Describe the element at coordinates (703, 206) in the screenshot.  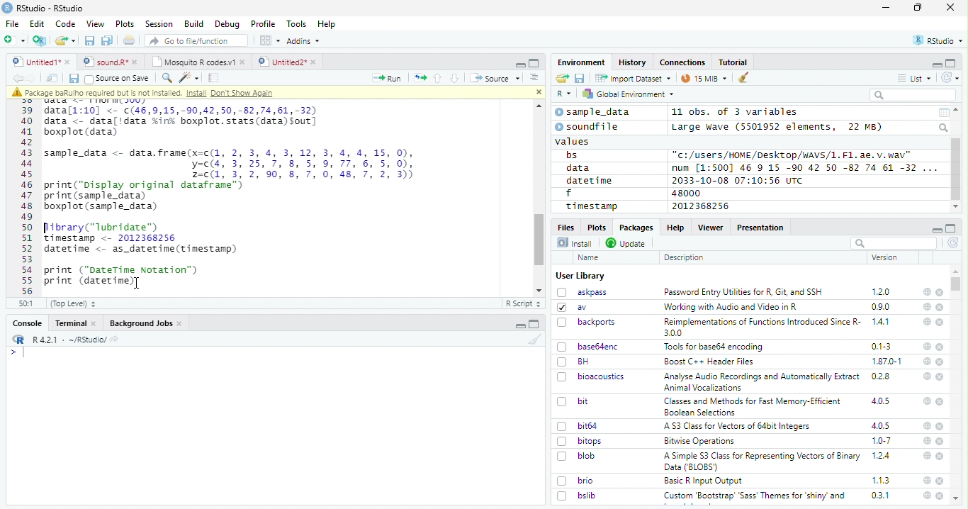
I see `2012368256` at that location.